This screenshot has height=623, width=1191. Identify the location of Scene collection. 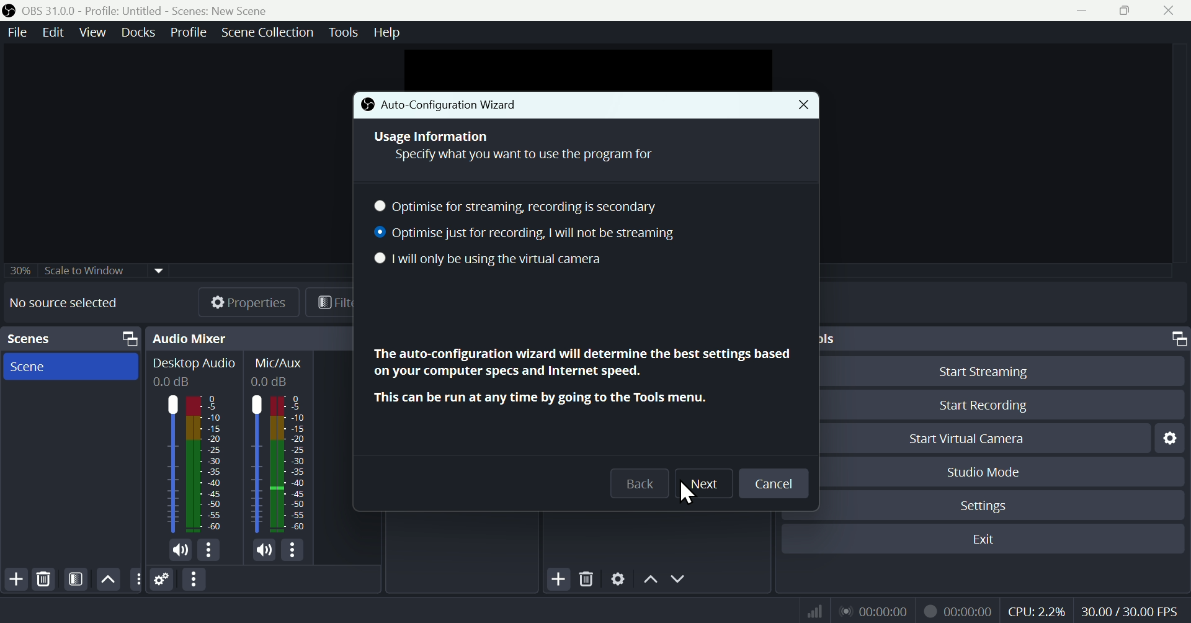
(270, 34).